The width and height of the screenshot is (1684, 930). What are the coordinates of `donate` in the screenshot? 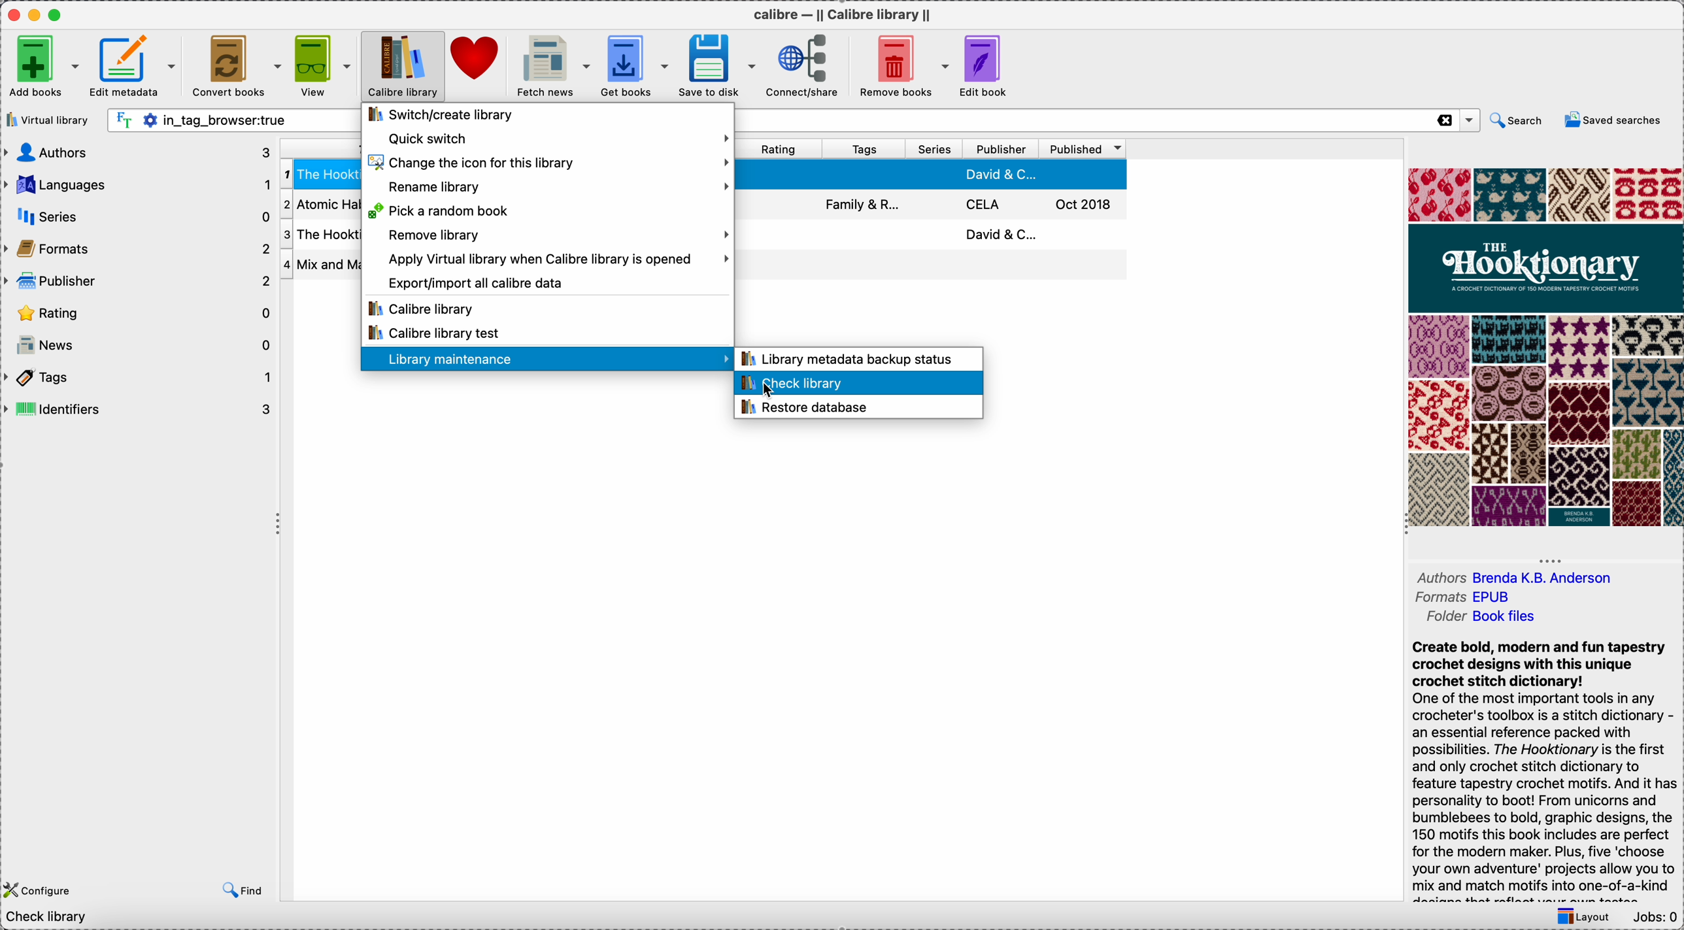 It's located at (476, 63).